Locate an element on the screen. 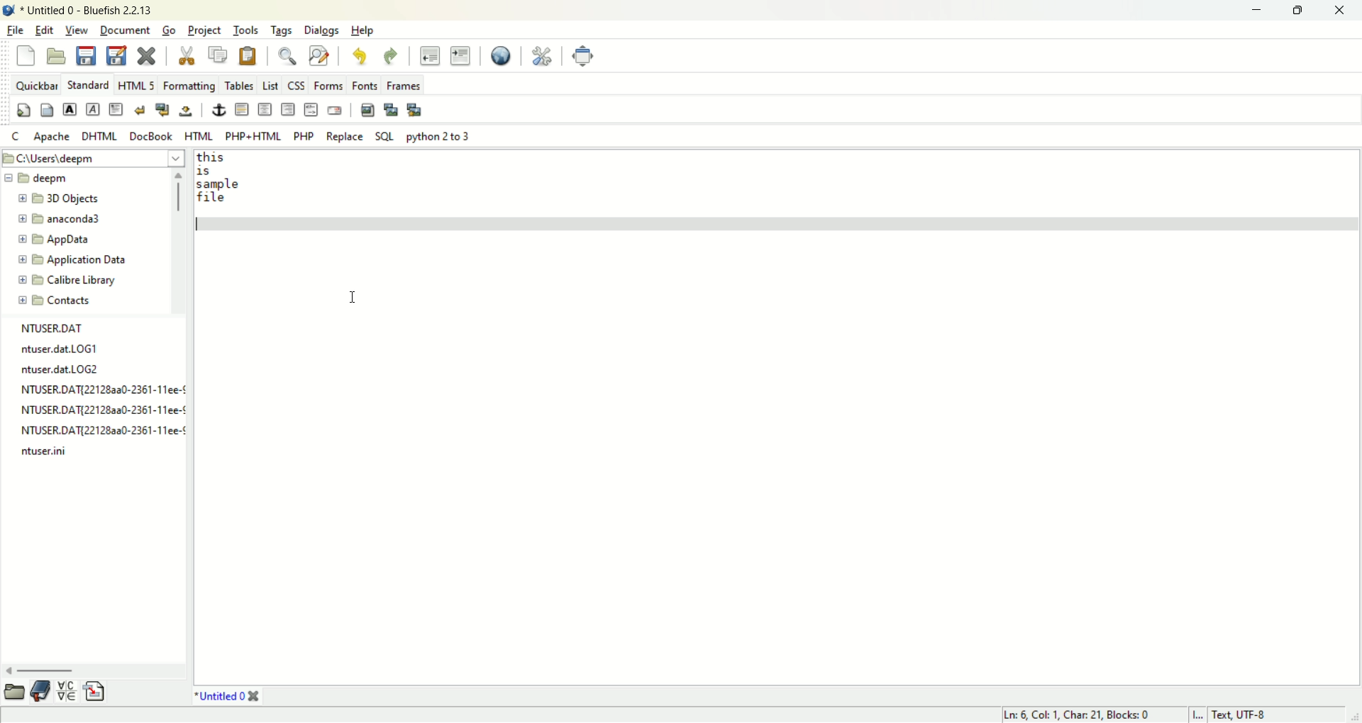 The width and height of the screenshot is (1362, 723). DHTML is located at coordinates (99, 135).